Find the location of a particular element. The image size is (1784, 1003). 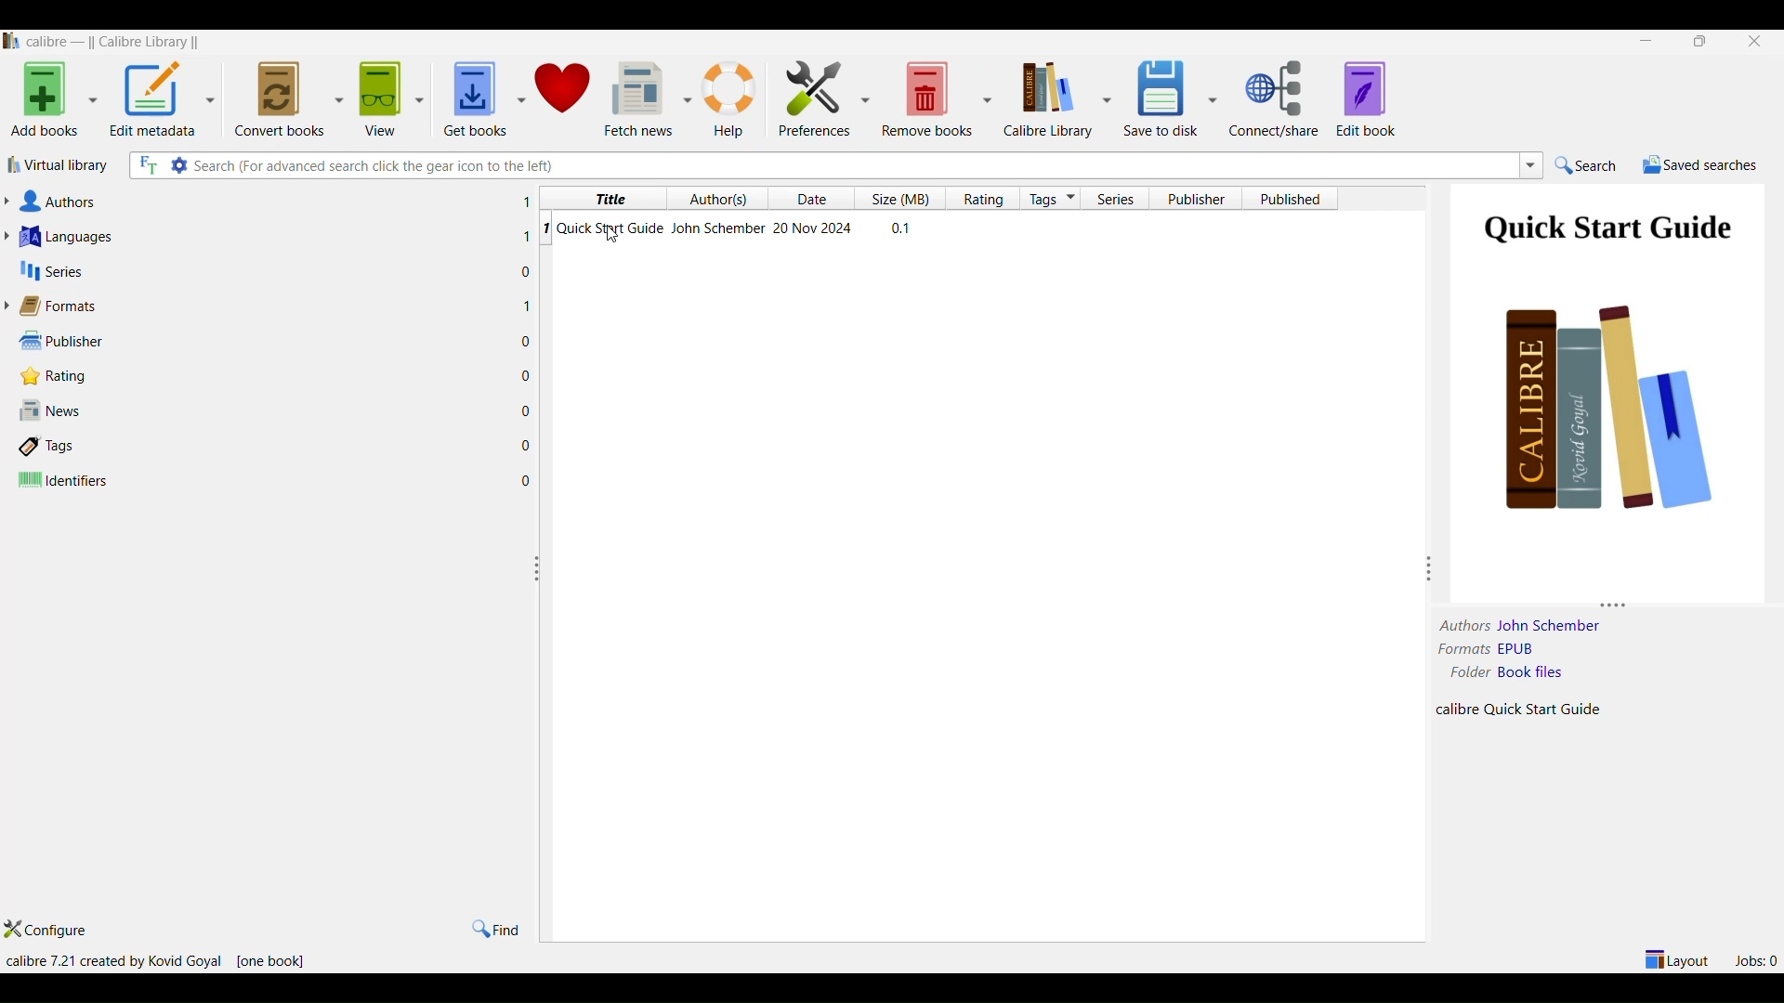

series is located at coordinates (1122, 199).